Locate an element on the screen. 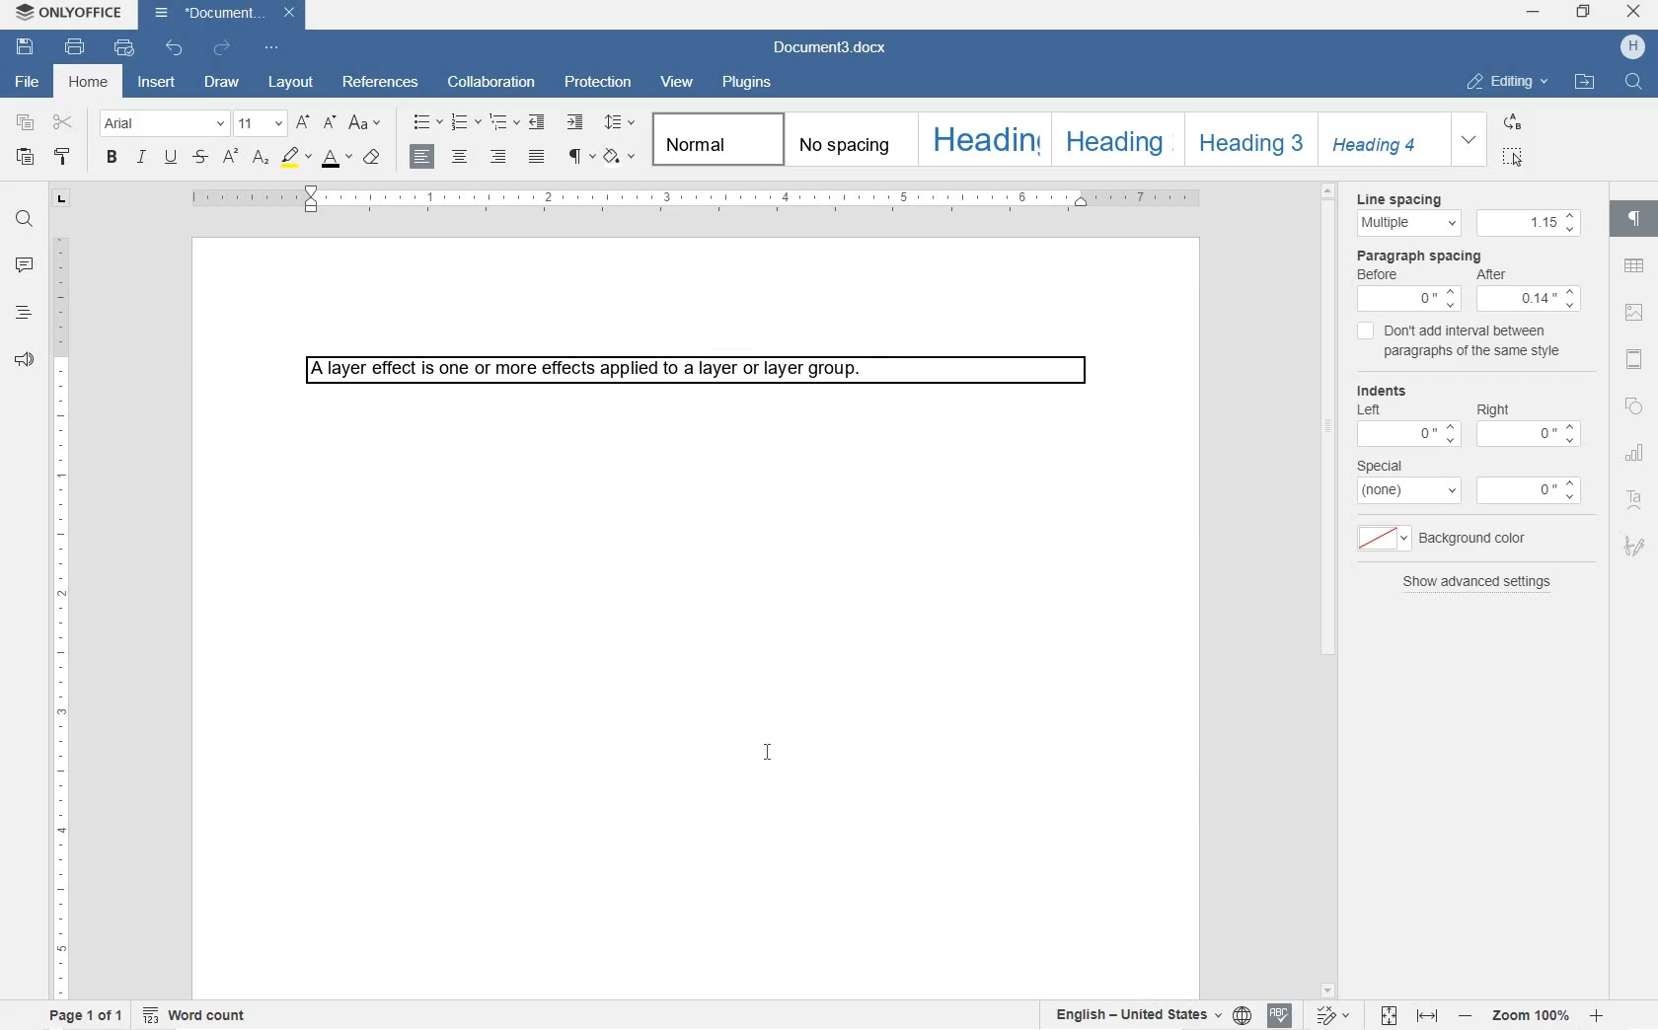 This screenshot has height=1030, width=1658. HEADING 3 is located at coordinates (1247, 140).